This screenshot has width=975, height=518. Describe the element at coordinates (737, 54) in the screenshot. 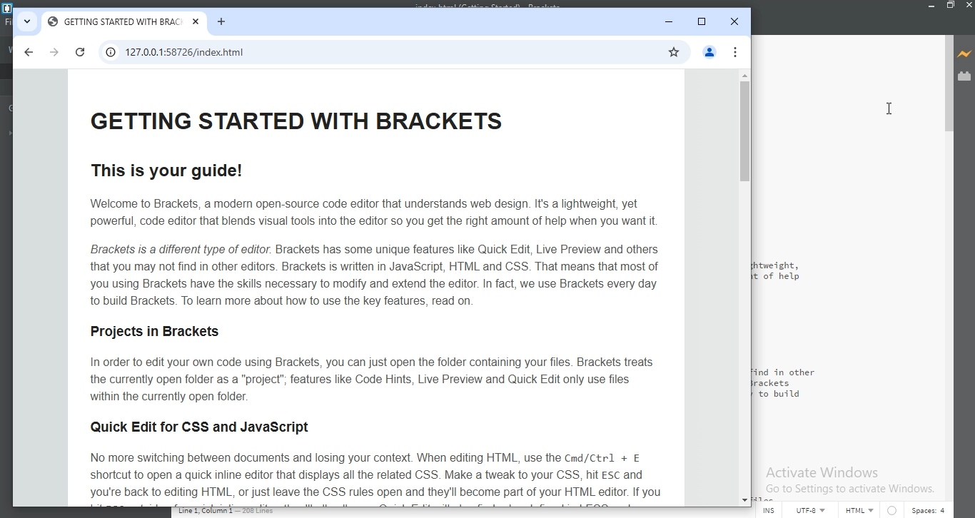

I see `options` at that location.